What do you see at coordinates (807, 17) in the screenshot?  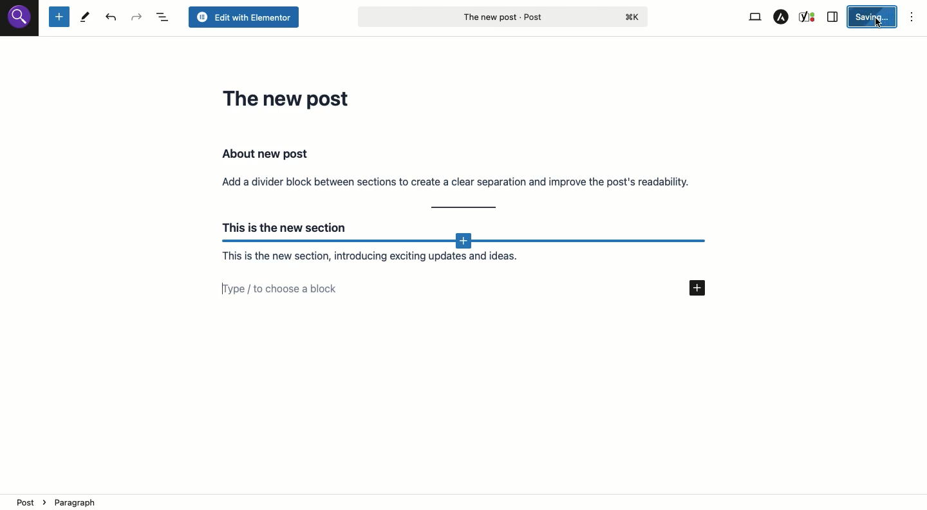 I see `Yoast` at bounding box center [807, 17].